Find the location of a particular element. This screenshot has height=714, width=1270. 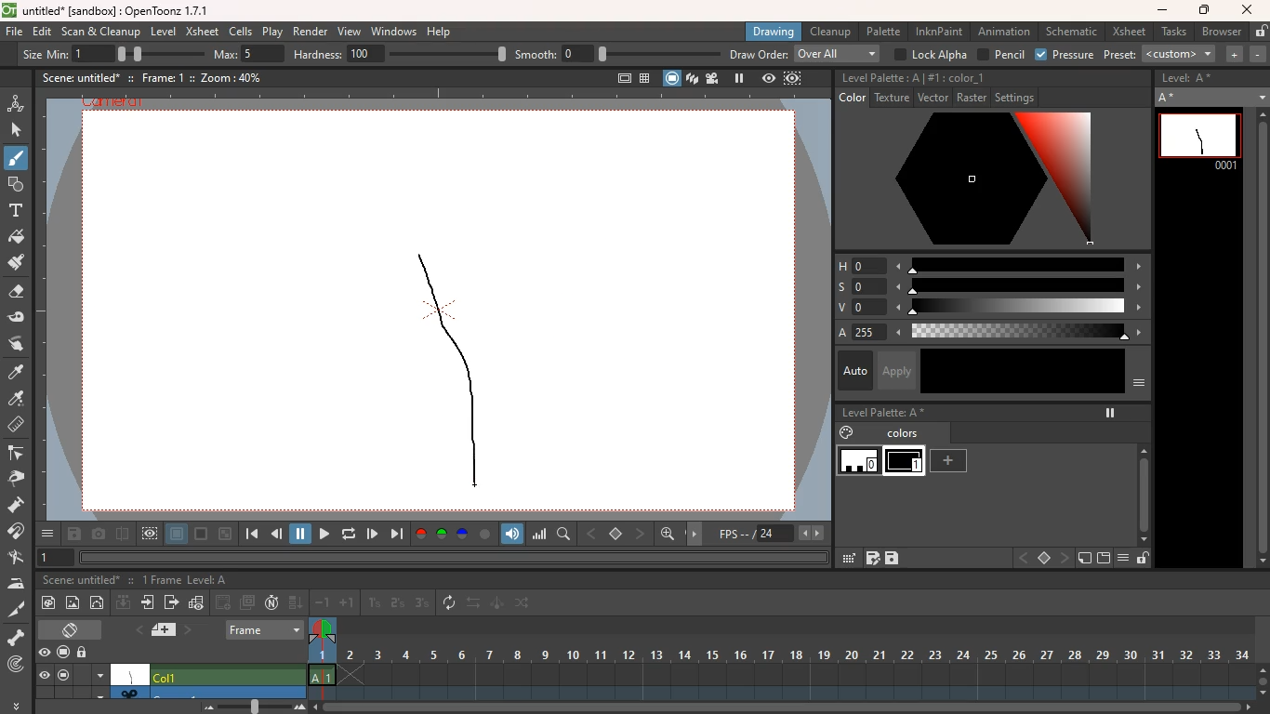

file is located at coordinates (14, 33).